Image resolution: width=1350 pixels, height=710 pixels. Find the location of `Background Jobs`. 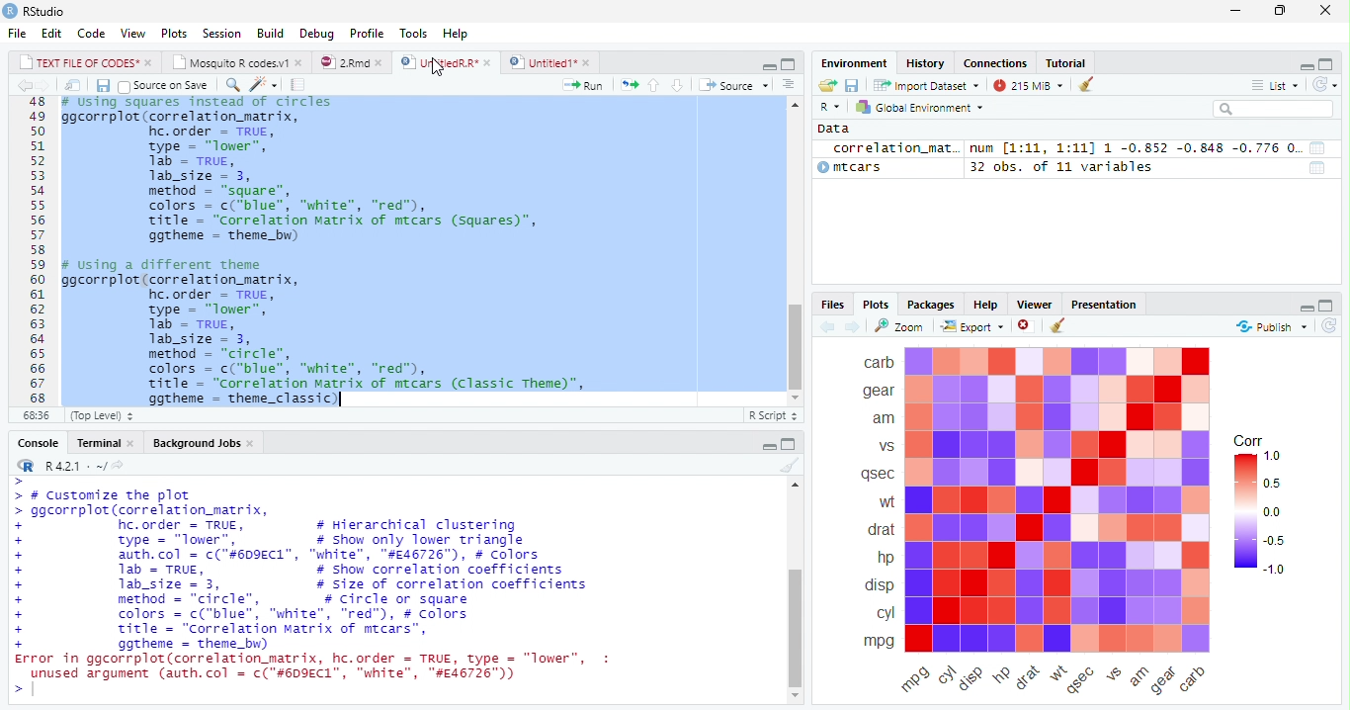

Background Jobs is located at coordinates (203, 445).